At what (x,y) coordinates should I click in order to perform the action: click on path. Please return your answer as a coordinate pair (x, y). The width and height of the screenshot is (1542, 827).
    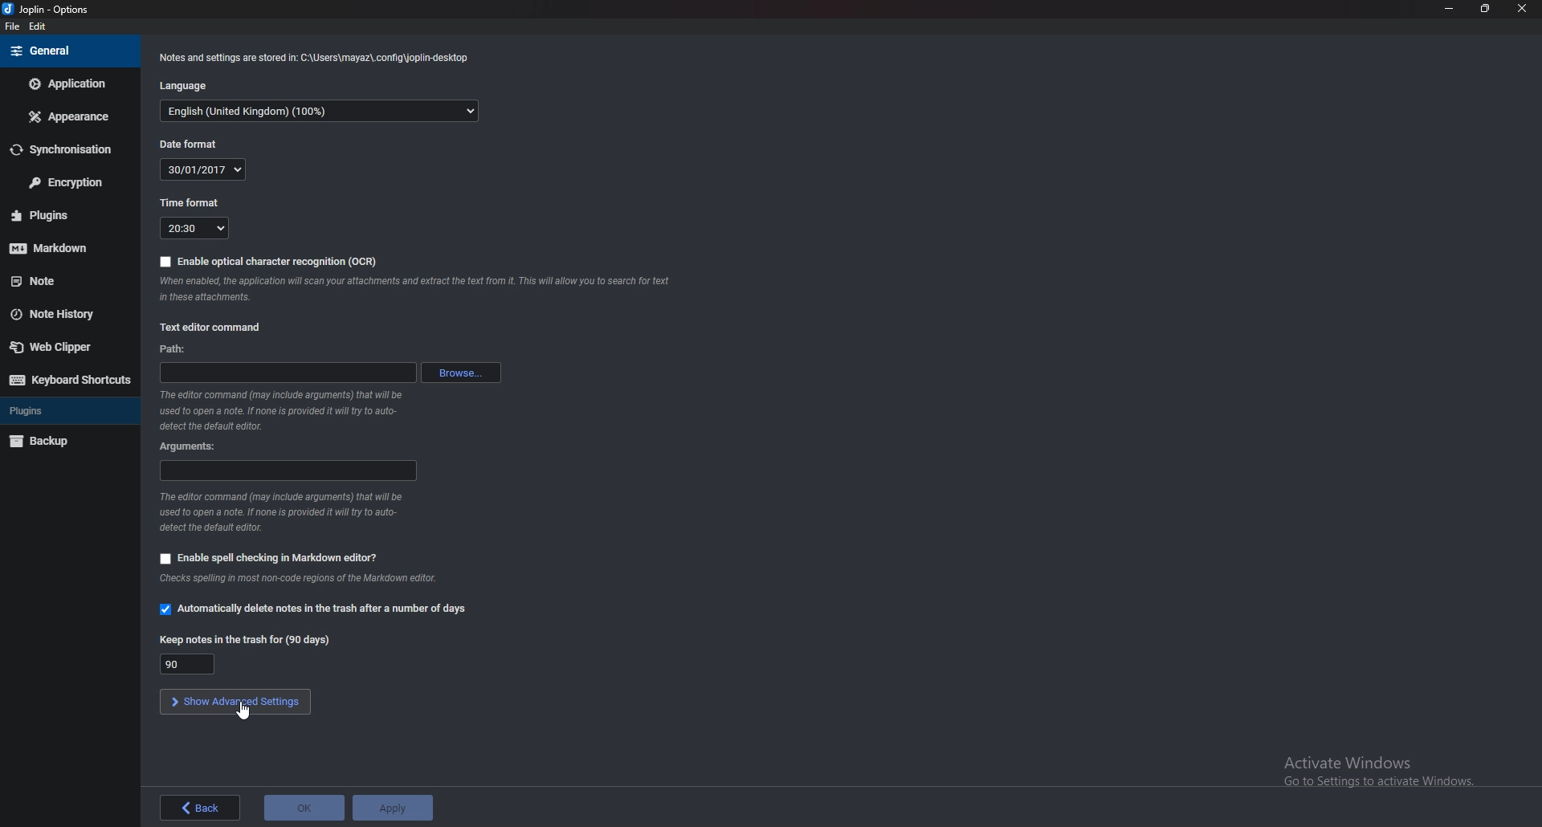
    Looking at the image, I should click on (287, 371).